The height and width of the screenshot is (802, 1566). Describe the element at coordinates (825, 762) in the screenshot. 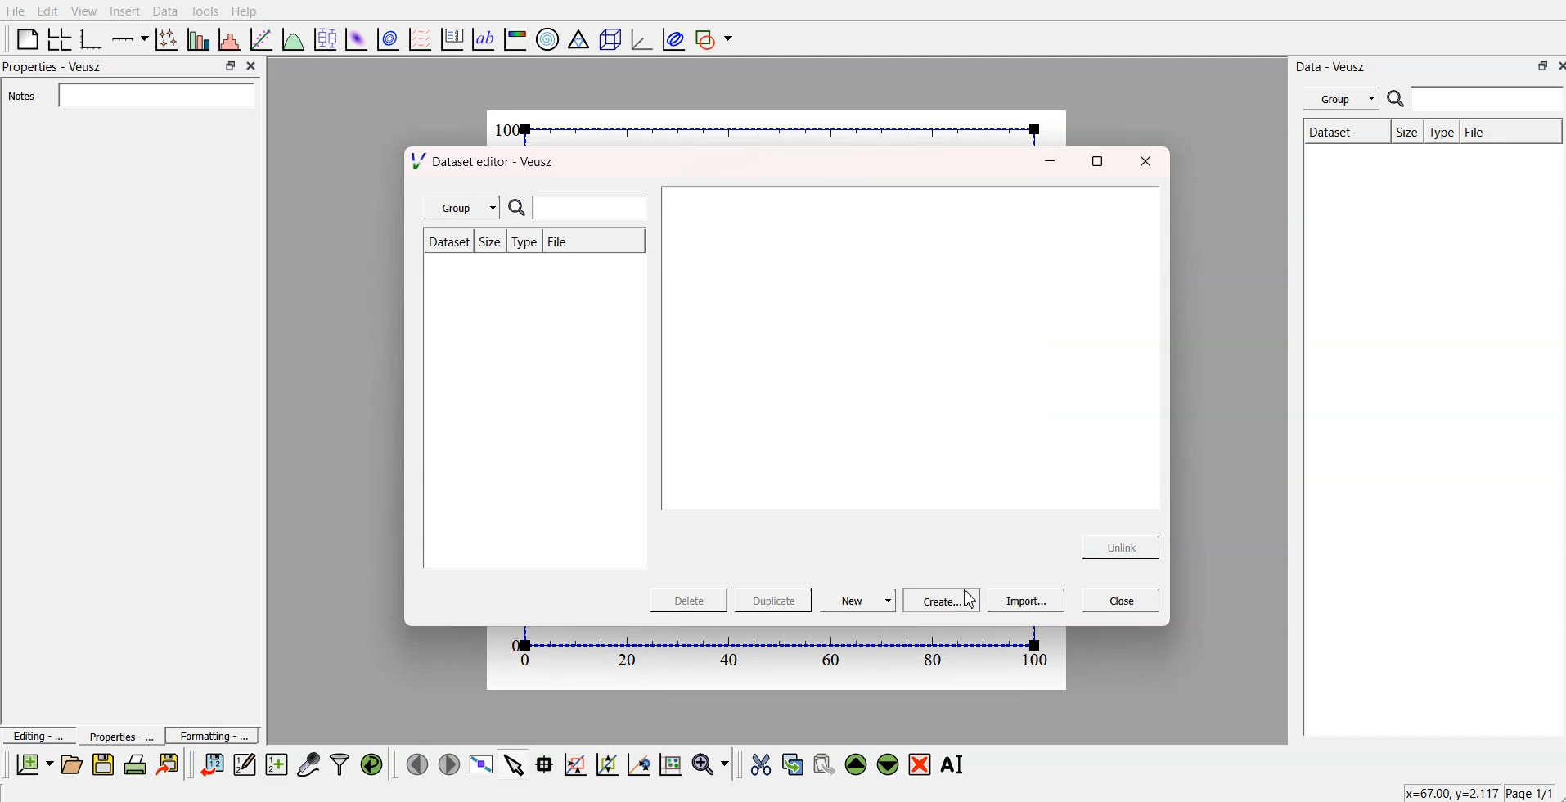

I see `paste` at that location.